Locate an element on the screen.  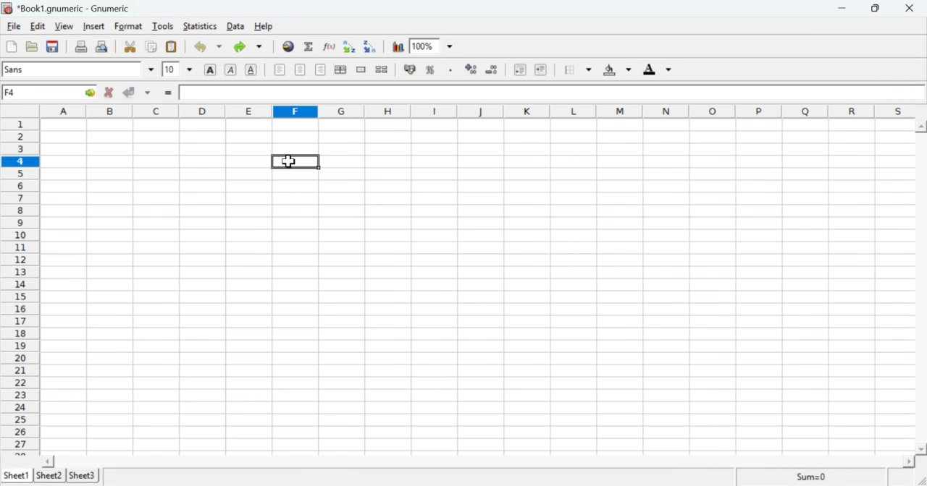
Edit is located at coordinates (38, 27).